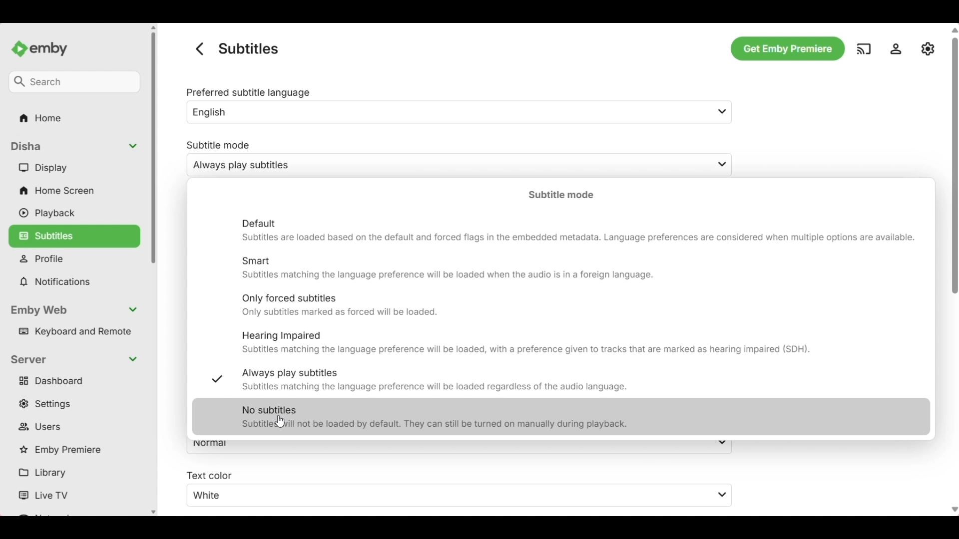  I want to click on Subtitles, so click(74, 235).